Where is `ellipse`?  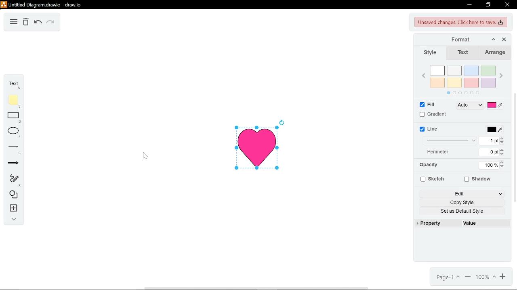
ellipse is located at coordinates (14, 133).